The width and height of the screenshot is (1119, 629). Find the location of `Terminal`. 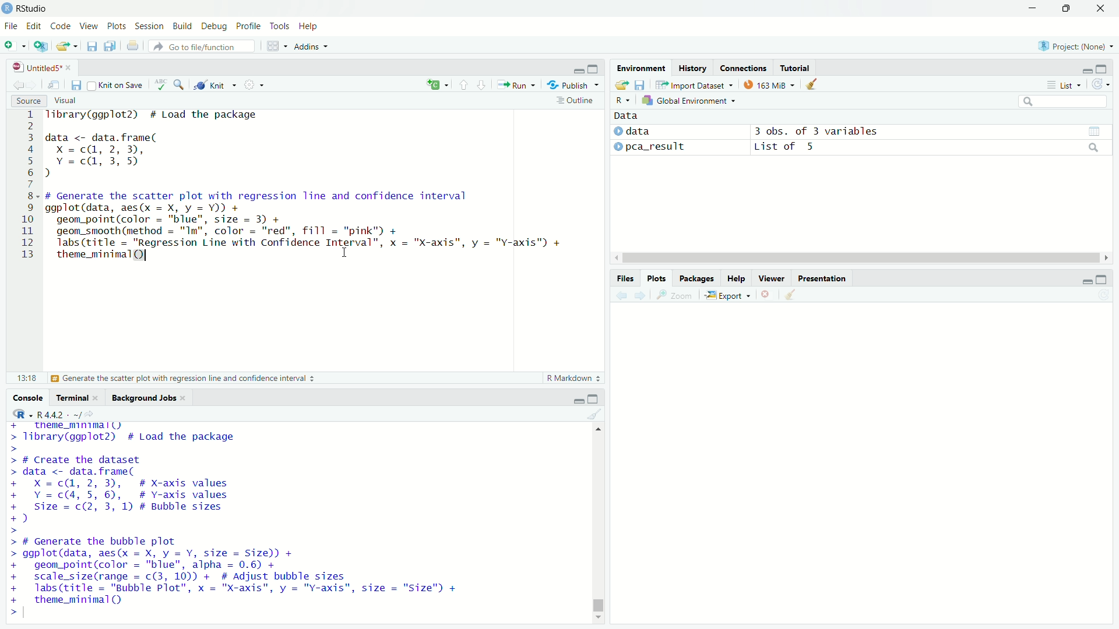

Terminal is located at coordinates (69, 397).